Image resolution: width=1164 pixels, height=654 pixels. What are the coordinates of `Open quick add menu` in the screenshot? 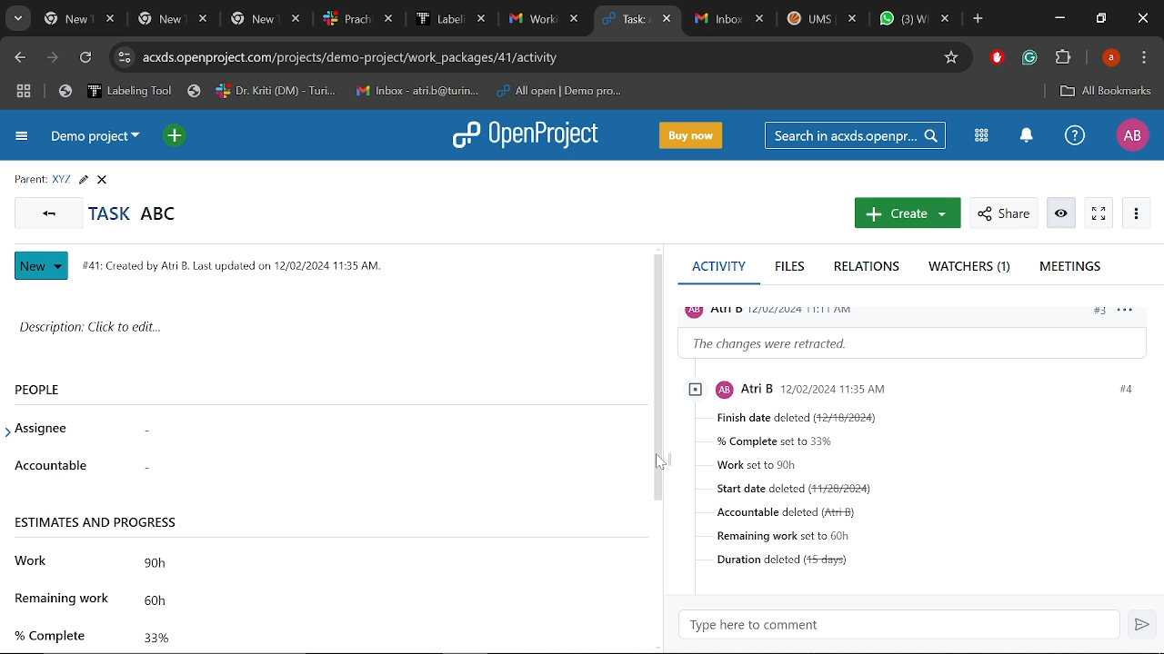 It's located at (176, 138).